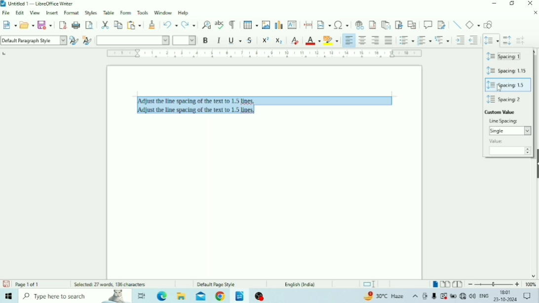 Image resolution: width=539 pixels, height=303 pixels. I want to click on Table, so click(109, 12).